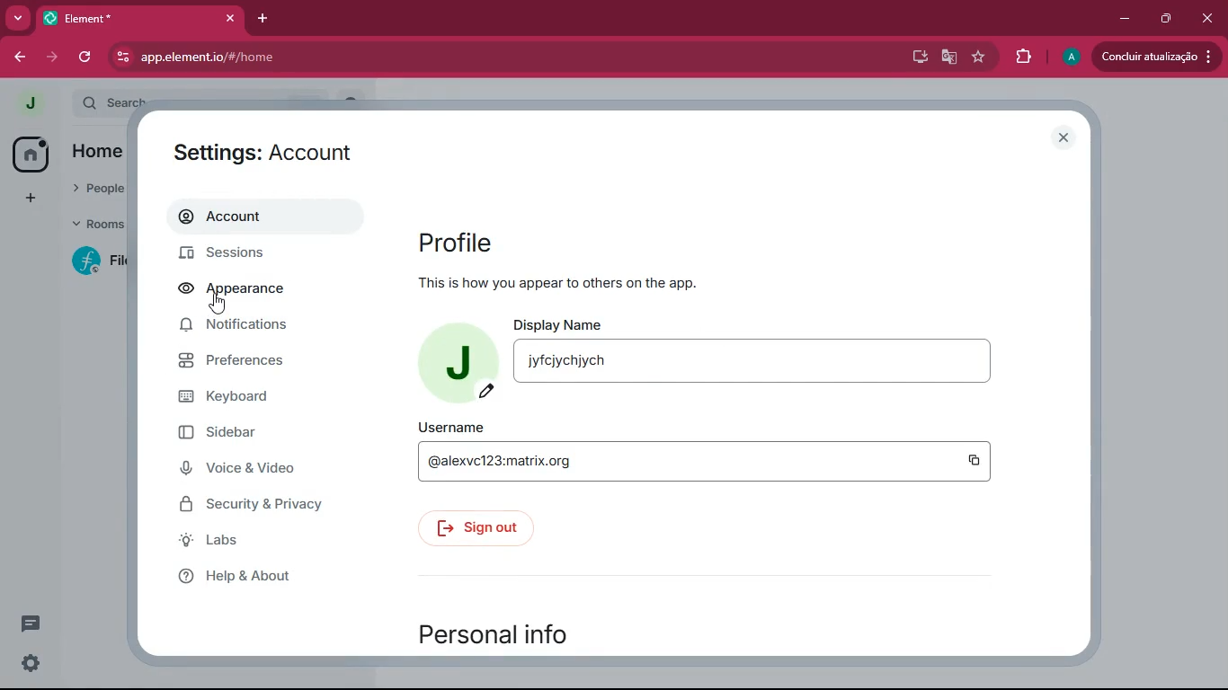 The height and width of the screenshot is (690, 1228). I want to click on This is how you appear to others on the app., so click(557, 285).